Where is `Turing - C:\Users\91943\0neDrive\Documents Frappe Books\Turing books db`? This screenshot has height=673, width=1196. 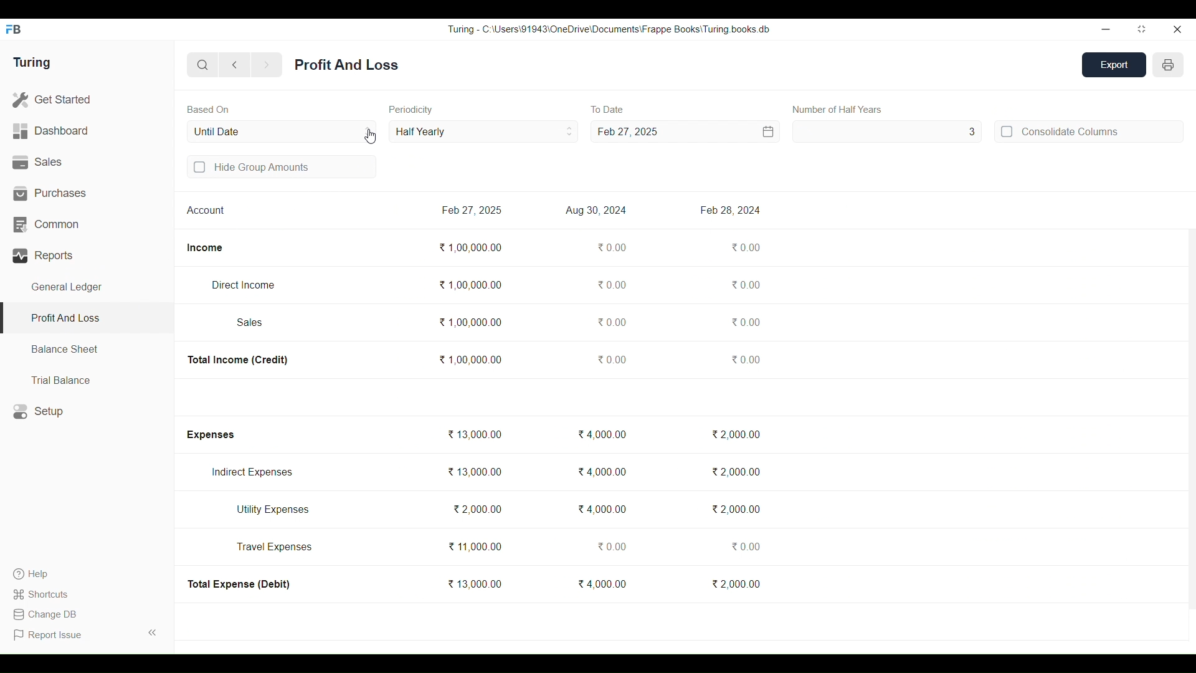 Turing - C:\Users\91943\0neDrive\Documents Frappe Books\Turing books db is located at coordinates (609, 29).